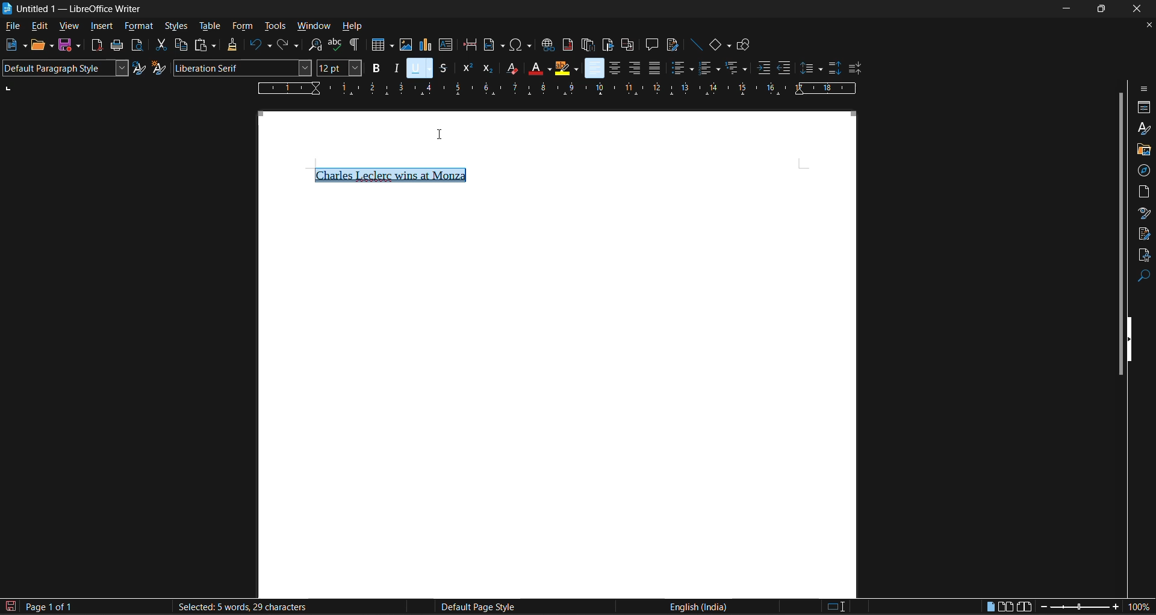 This screenshot has width=1156, height=615. I want to click on clone formatting, so click(233, 45).